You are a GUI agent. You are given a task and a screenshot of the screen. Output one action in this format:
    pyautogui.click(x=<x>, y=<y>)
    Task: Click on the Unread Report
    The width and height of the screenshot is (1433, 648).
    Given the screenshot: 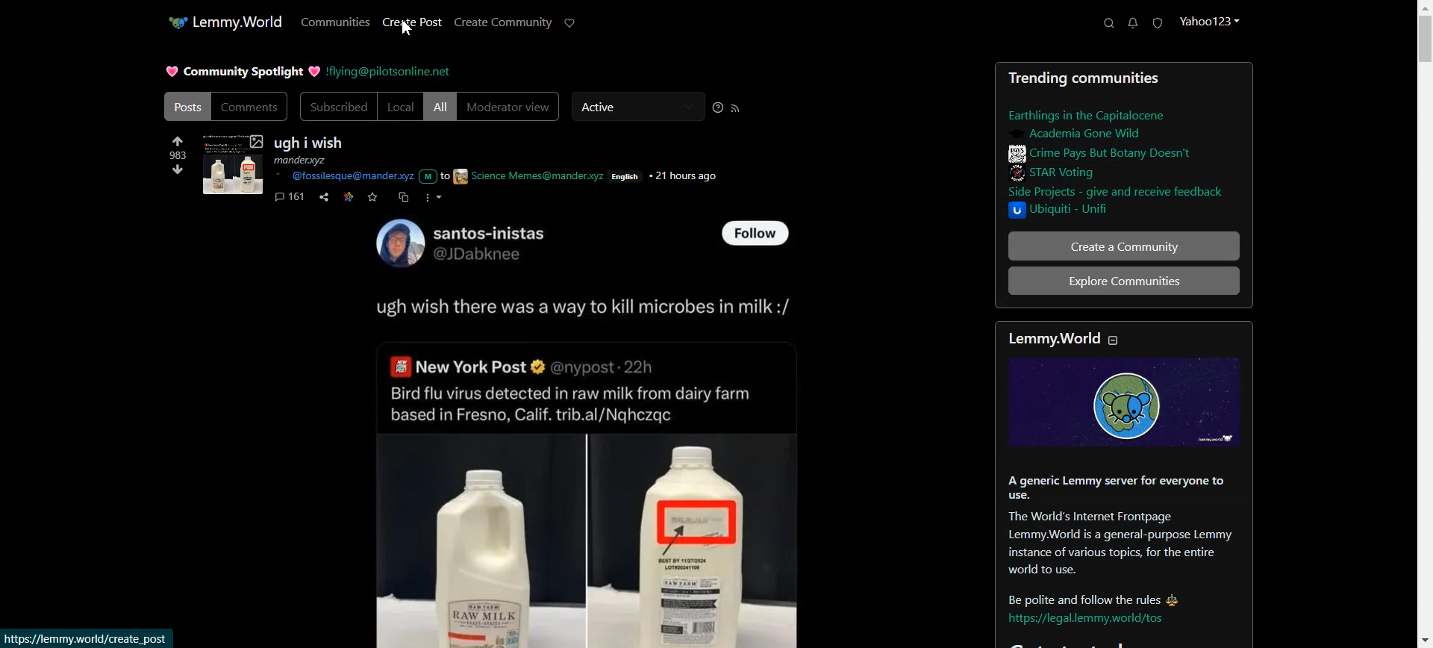 What is the action you would take?
    pyautogui.click(x=1157, y=22)
    